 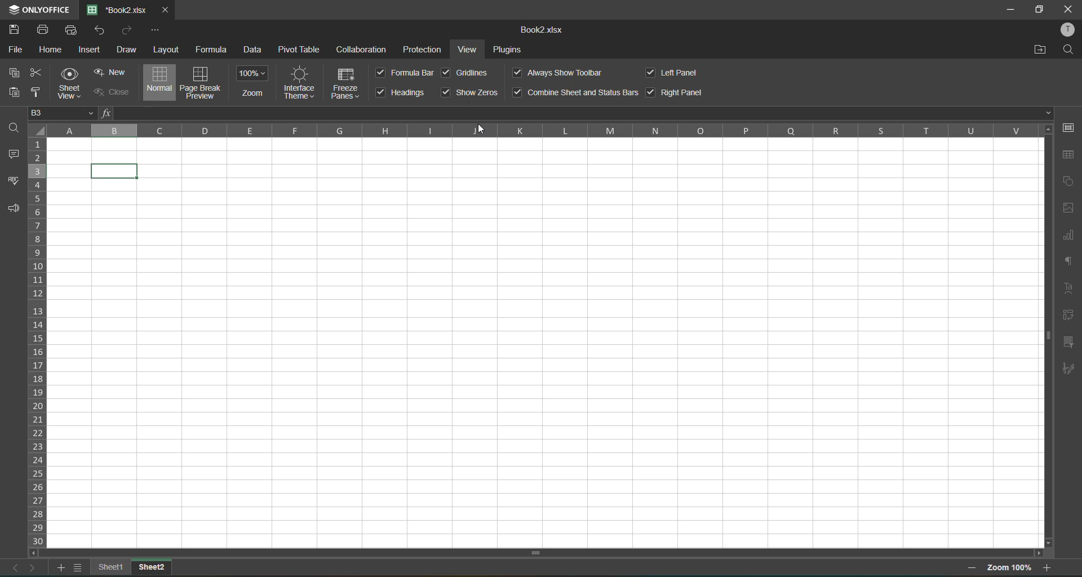 I want to click on shapes, so click(x=1068, y=180).